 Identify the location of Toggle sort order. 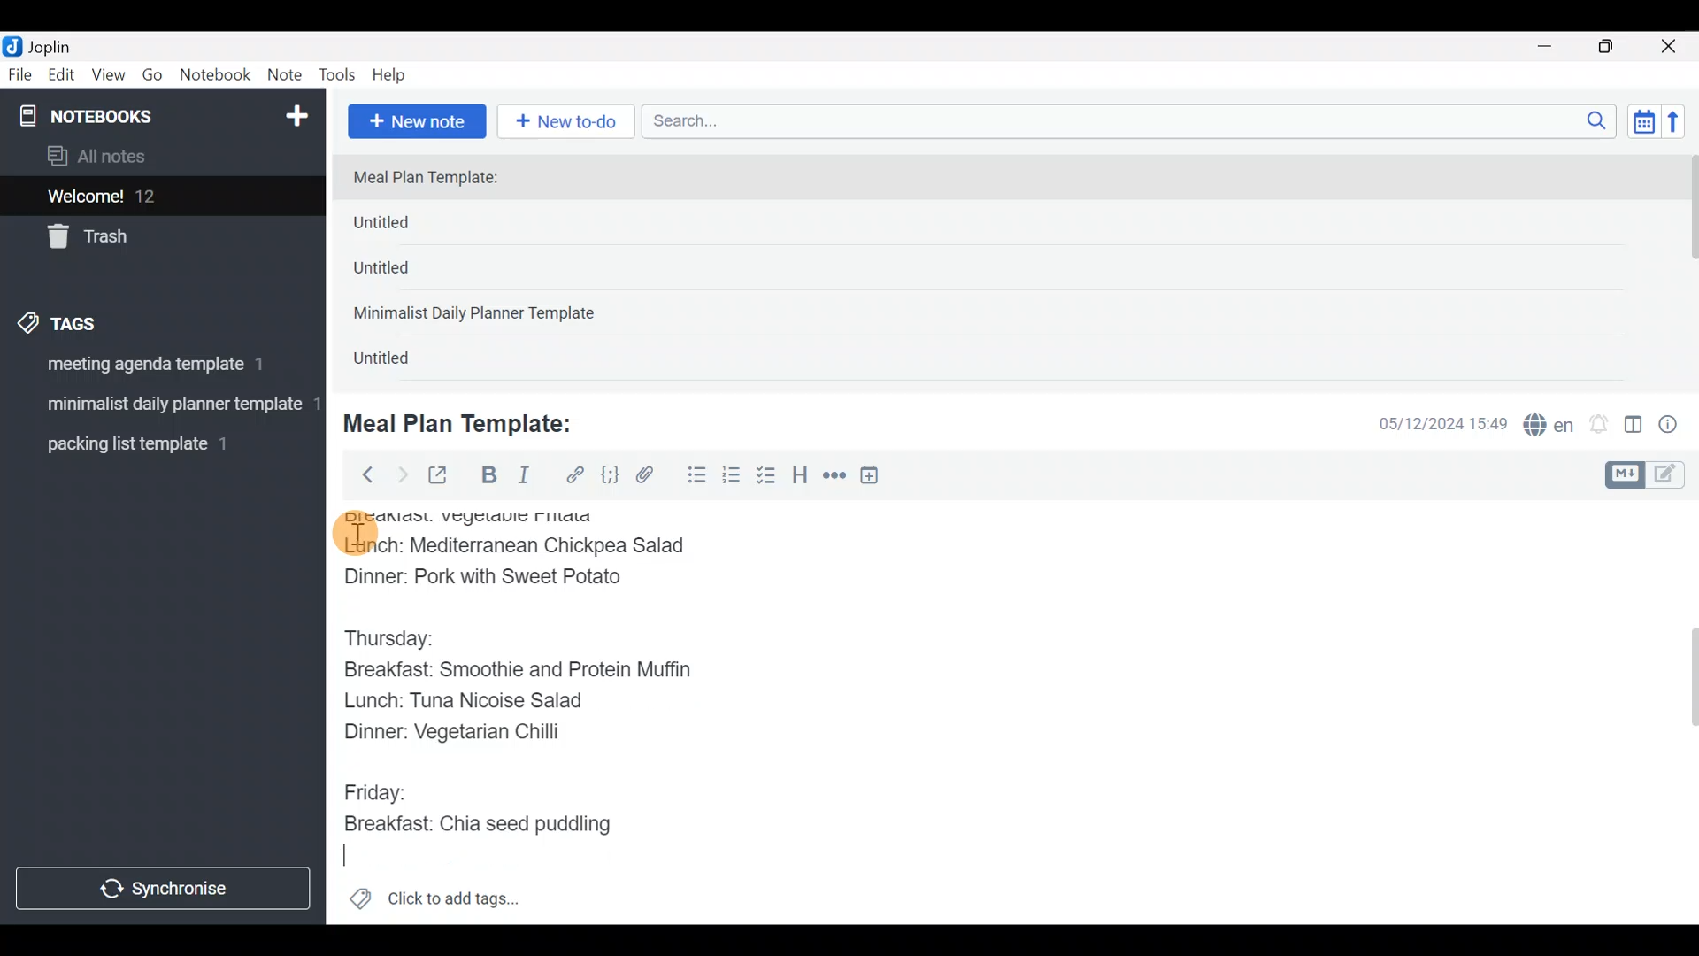
(1643, 122).